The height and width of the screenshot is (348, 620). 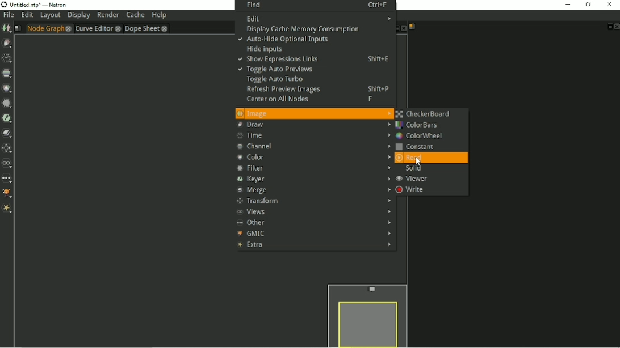 What do you see at coordinates (7, 43) in the screenshot?
I see `Draw` at bounding box center [7, 43].